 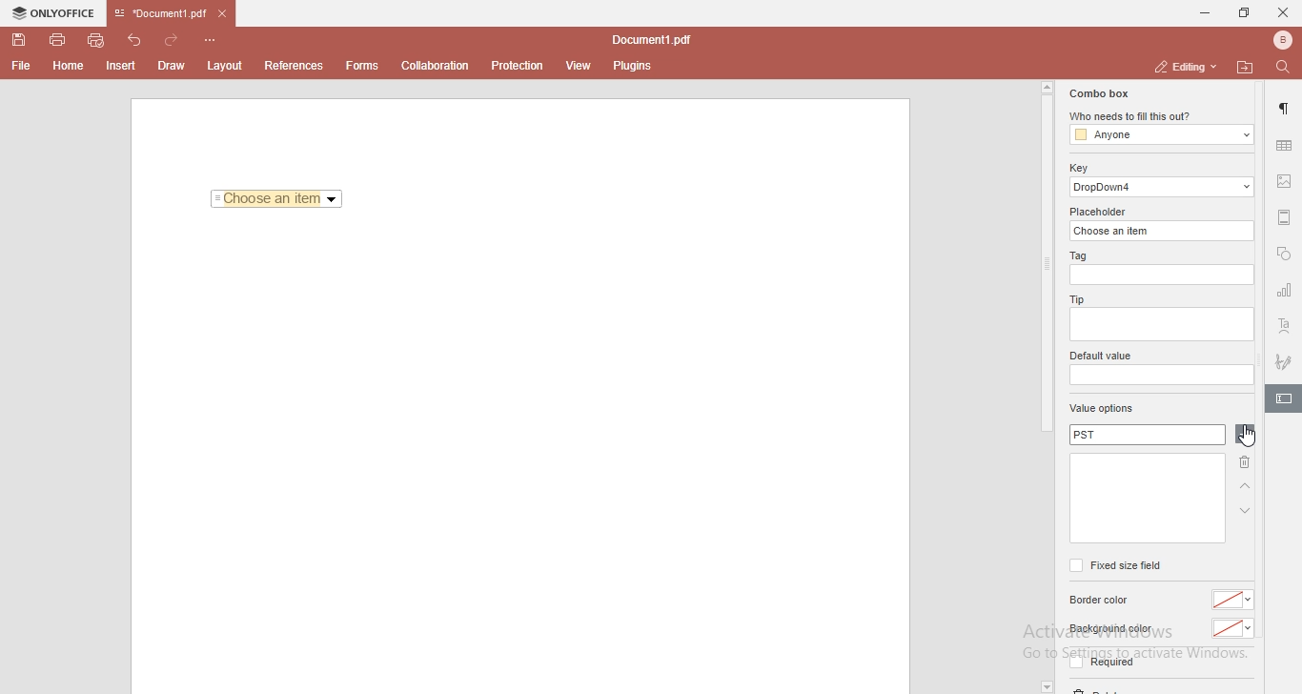 What do you see at coordinates (1246, 487) in the screenshot?
I see `arrow up` at bounding box center [1246, 487].